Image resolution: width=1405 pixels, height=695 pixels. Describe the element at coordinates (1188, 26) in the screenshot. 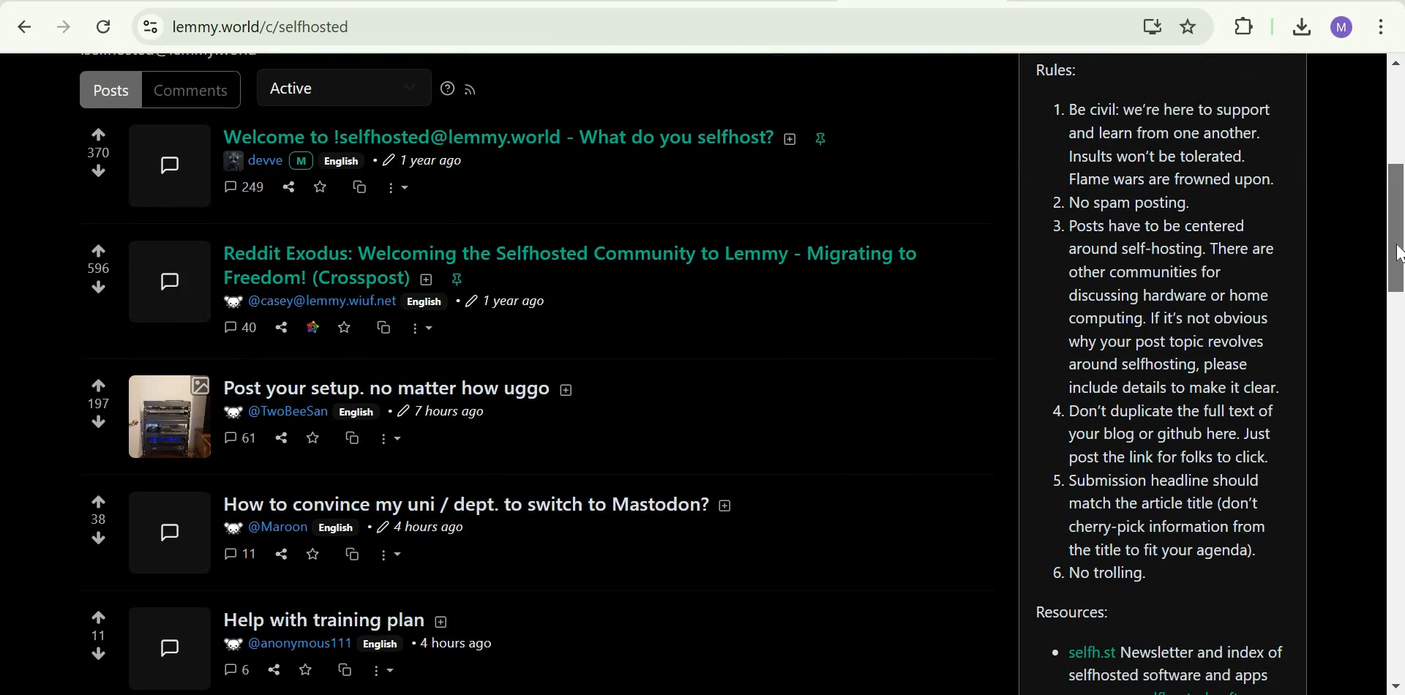

I see `Bookmark this tab` at that location.